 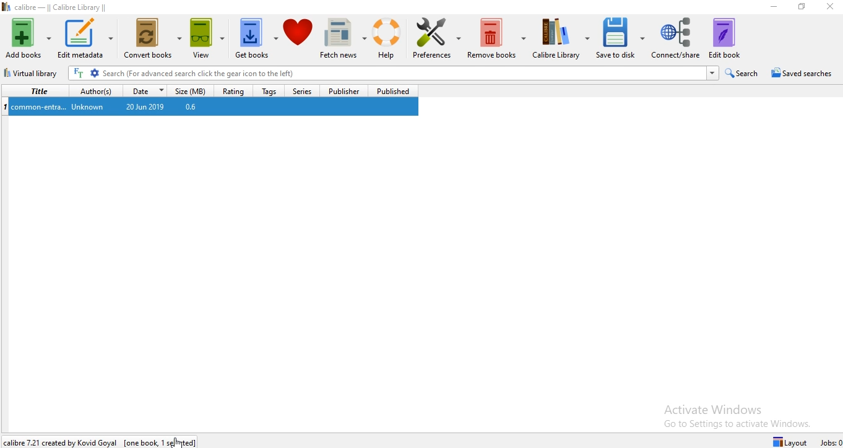 What do you see at coordinates (343, 41) in the screenshot?
I see `Fetch news` at bounding box center [343, 41].